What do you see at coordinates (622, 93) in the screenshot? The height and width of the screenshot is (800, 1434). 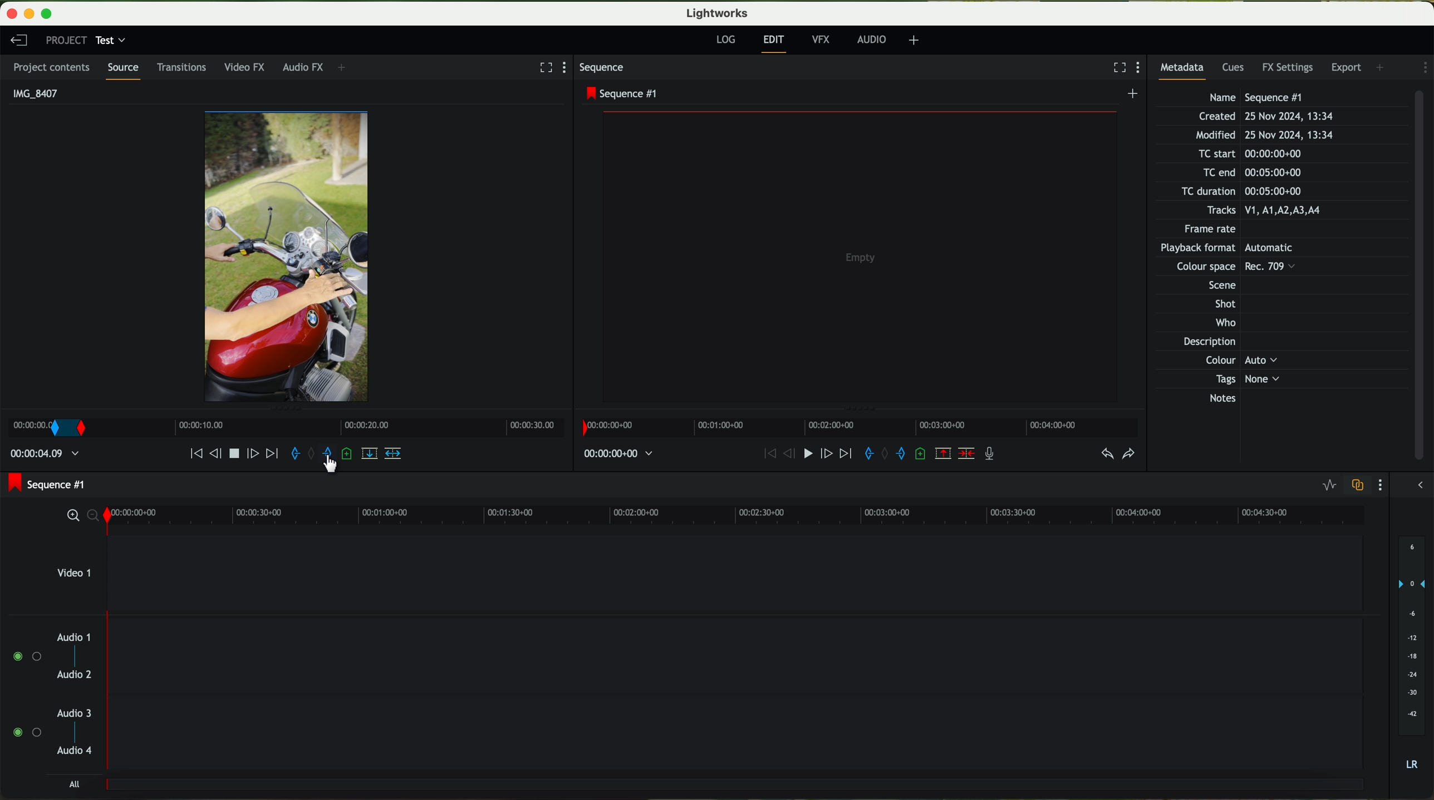 I see `sequence #1` at bounding box center [622, 93].